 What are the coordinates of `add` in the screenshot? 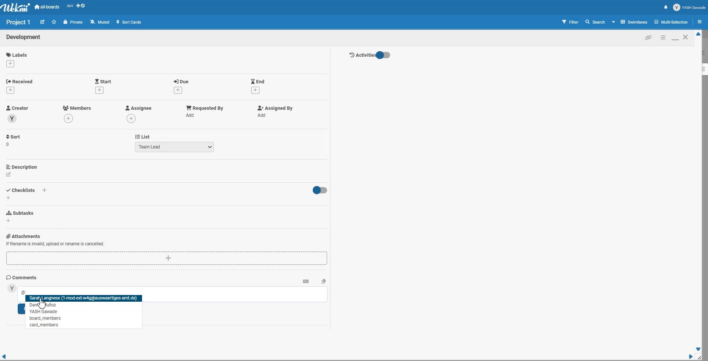 It's located at (70, 119).